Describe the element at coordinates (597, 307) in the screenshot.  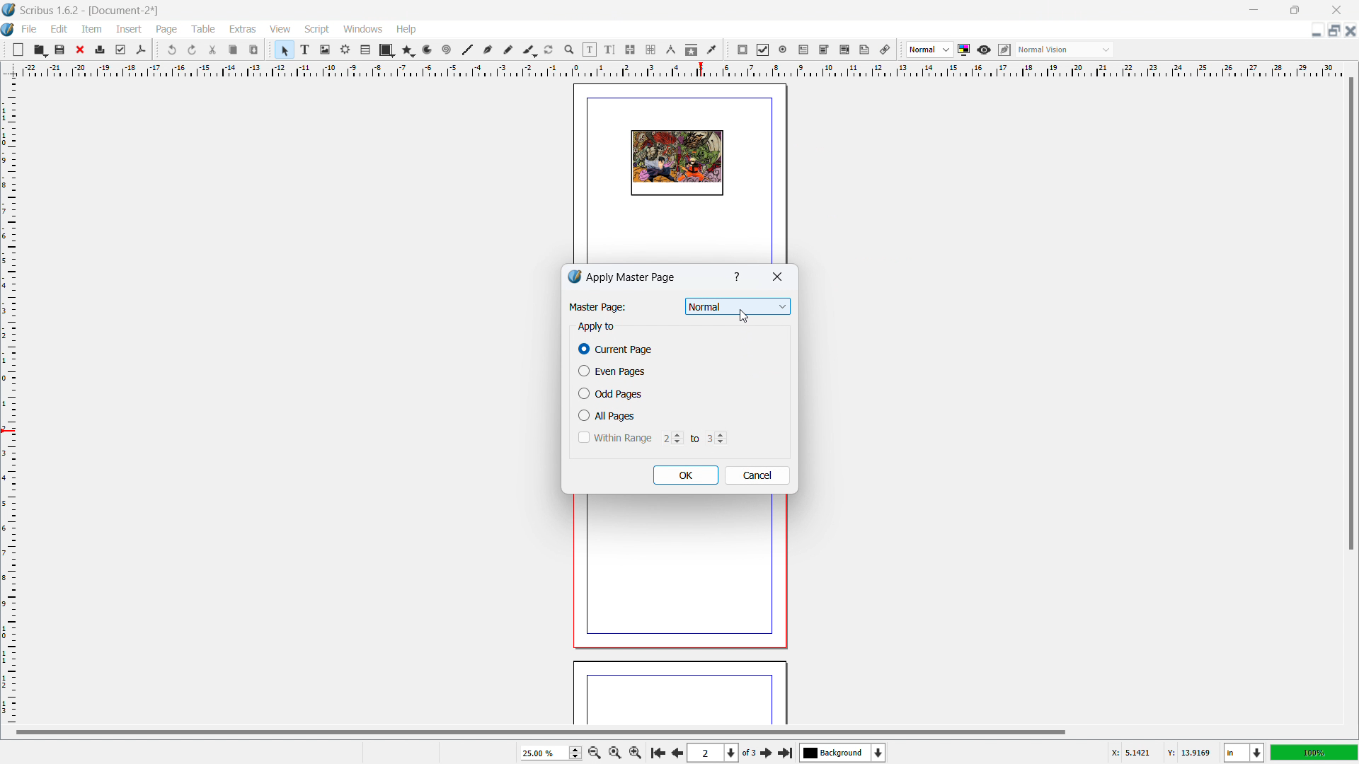
I see `Master Page` at that location.